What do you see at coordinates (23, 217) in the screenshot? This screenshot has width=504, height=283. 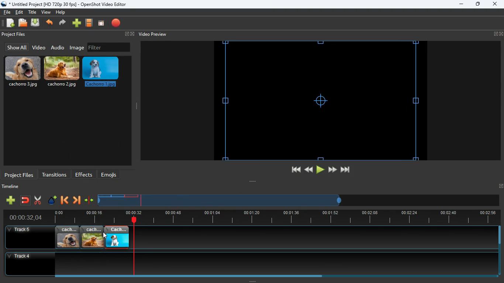 I see `time` at bounding box center [23, 217].